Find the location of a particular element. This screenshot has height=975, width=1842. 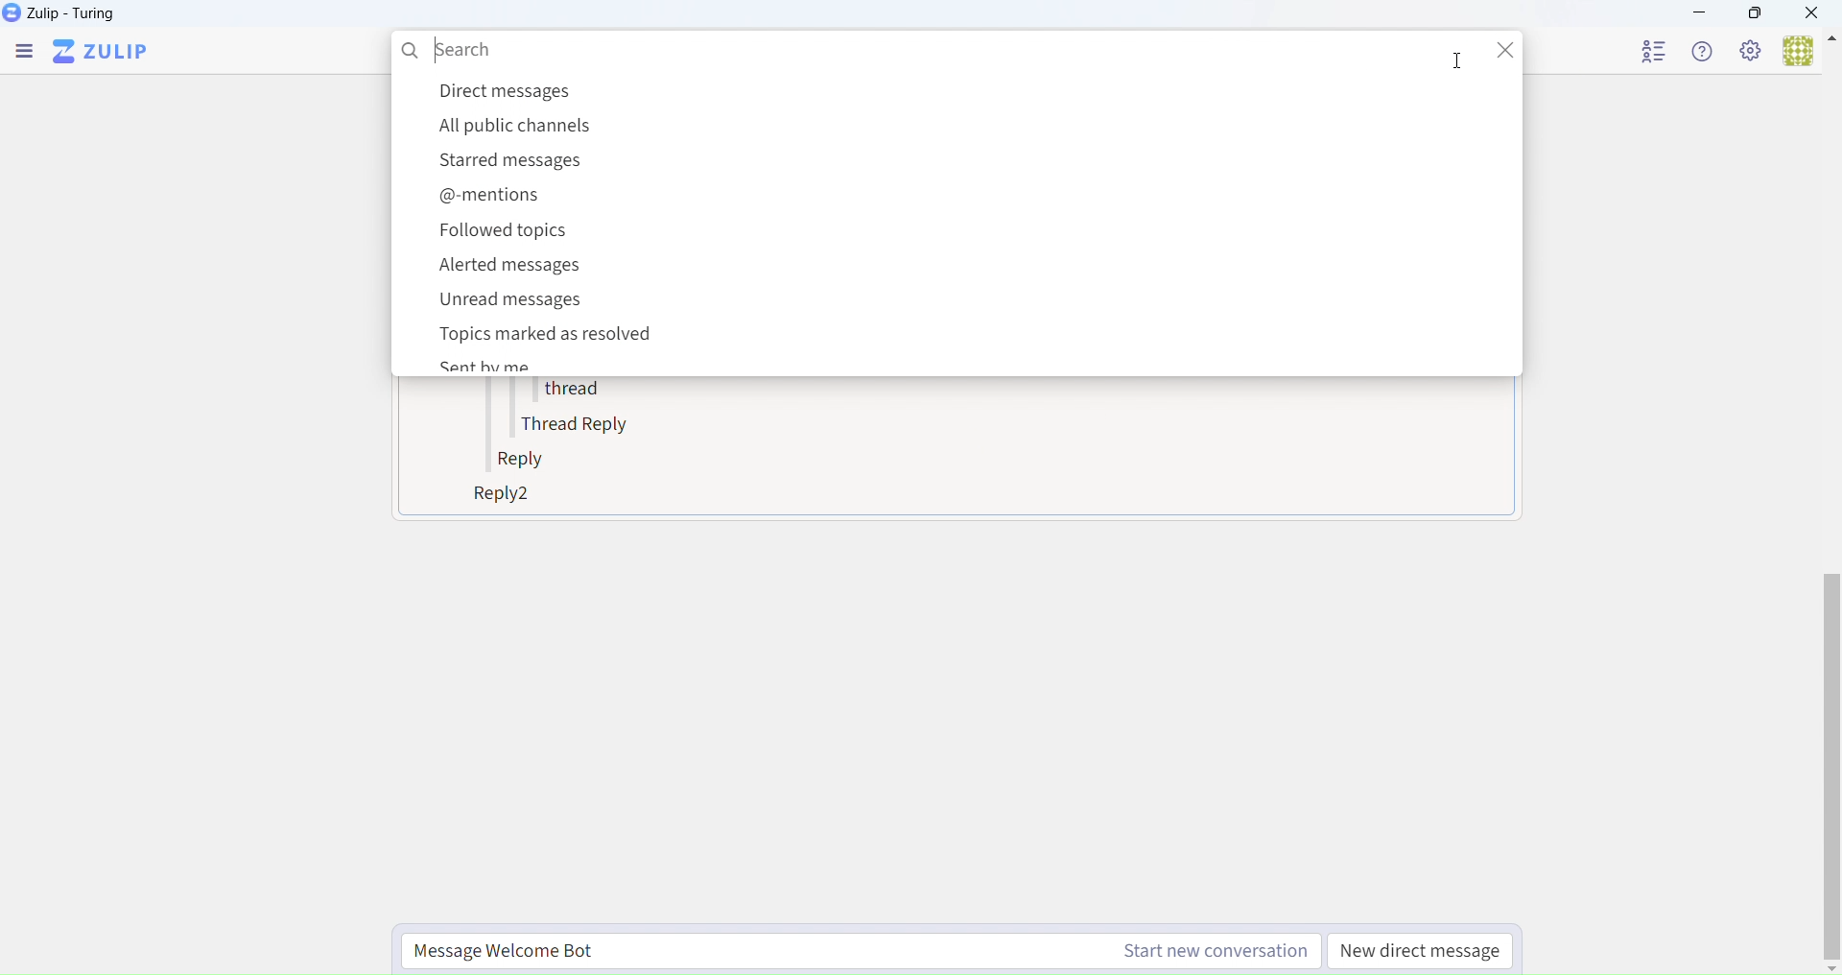

Settings is located at coordinates (1752, 52).